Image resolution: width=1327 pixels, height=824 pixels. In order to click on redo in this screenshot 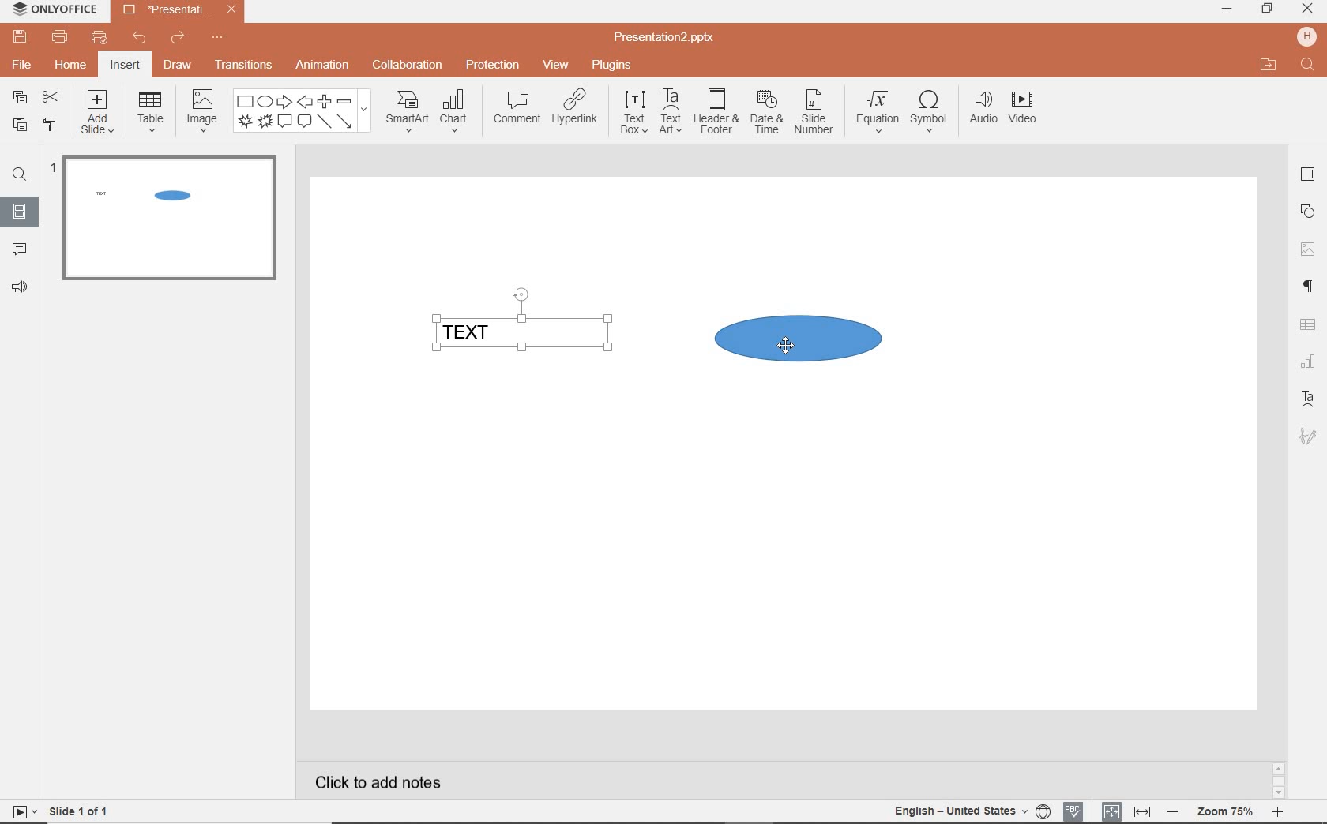, I will do `click(177, 39)`.